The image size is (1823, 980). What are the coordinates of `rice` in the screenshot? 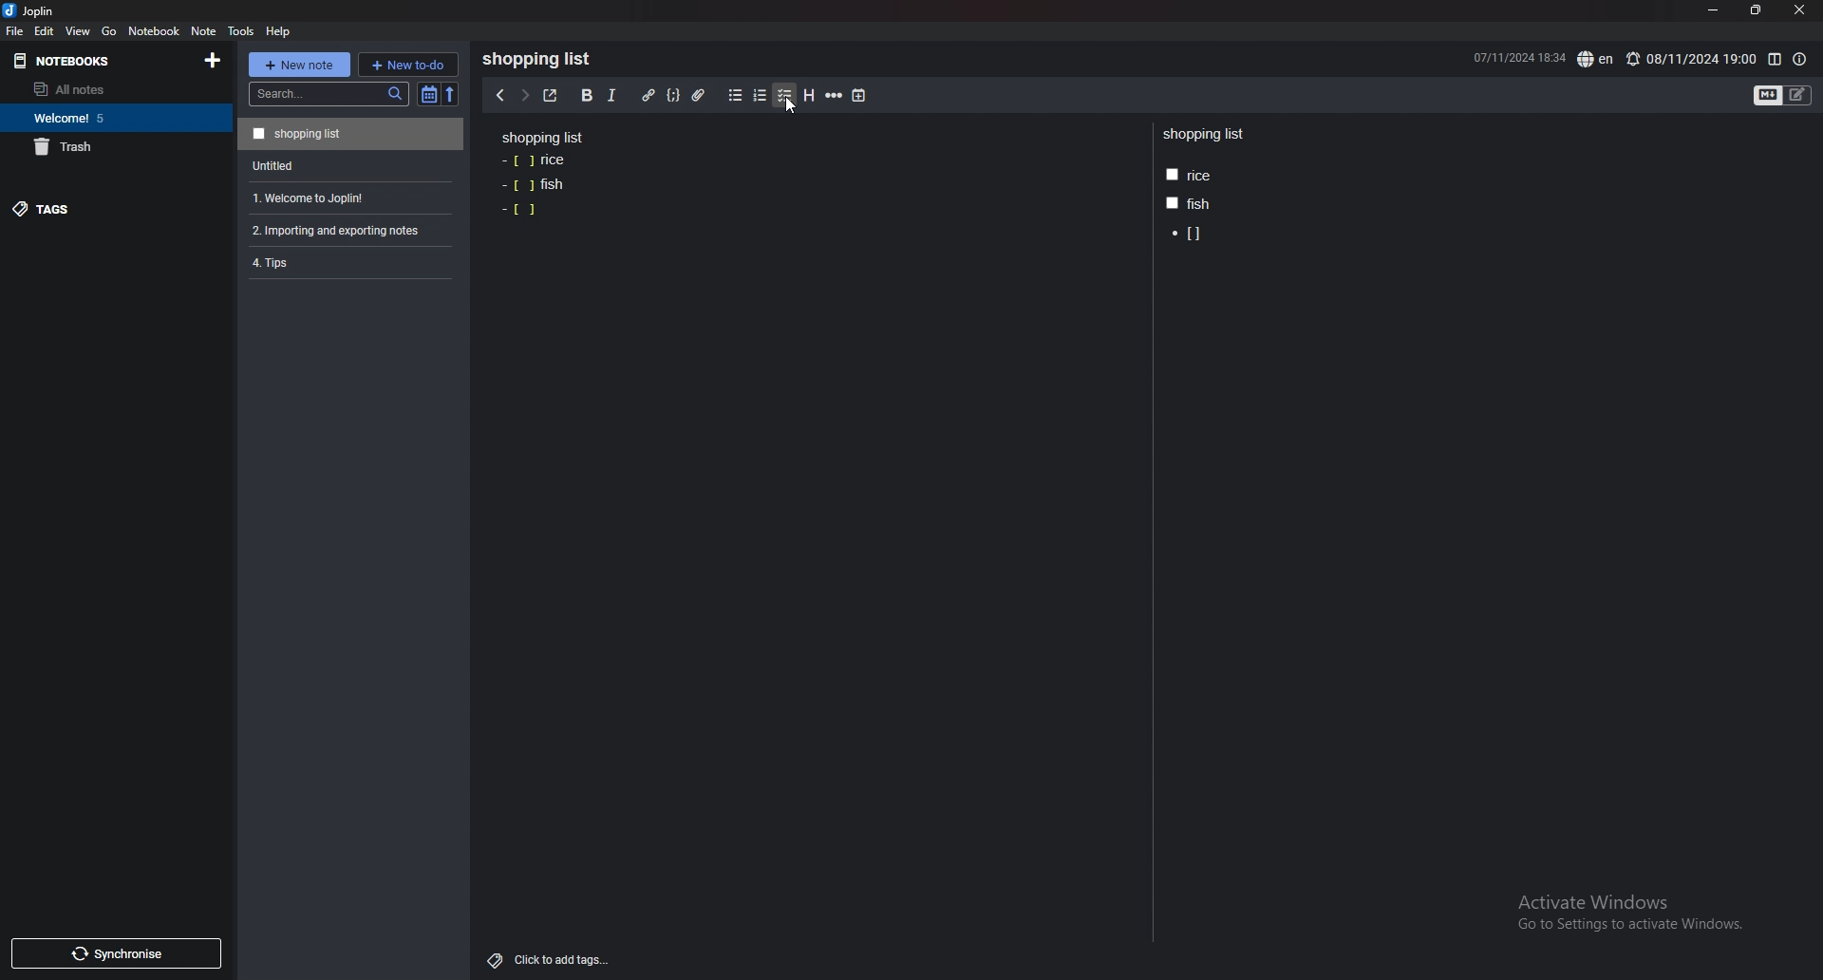 It's located at (536, 161).